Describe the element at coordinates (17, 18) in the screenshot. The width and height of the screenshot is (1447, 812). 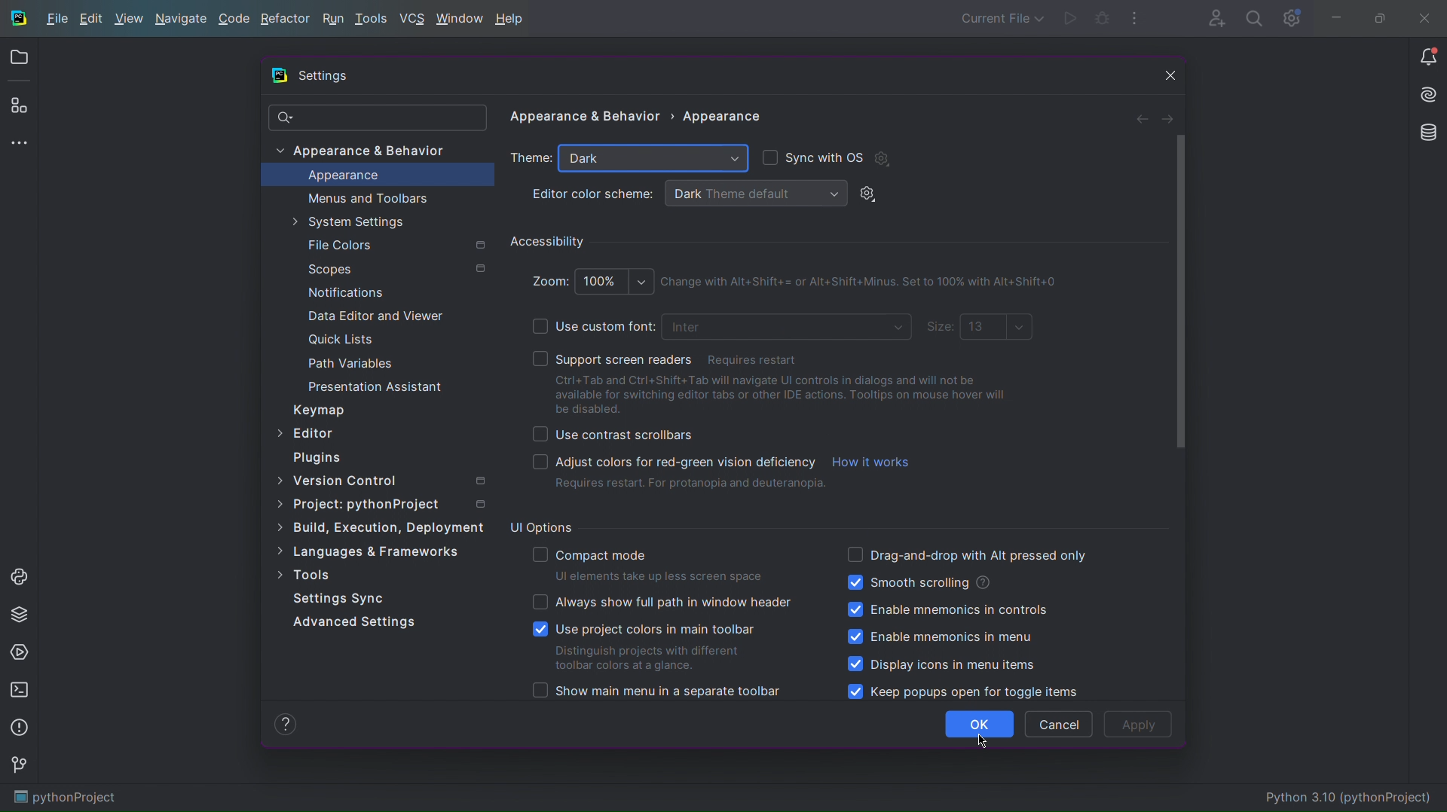
I see `Logo` at that location.